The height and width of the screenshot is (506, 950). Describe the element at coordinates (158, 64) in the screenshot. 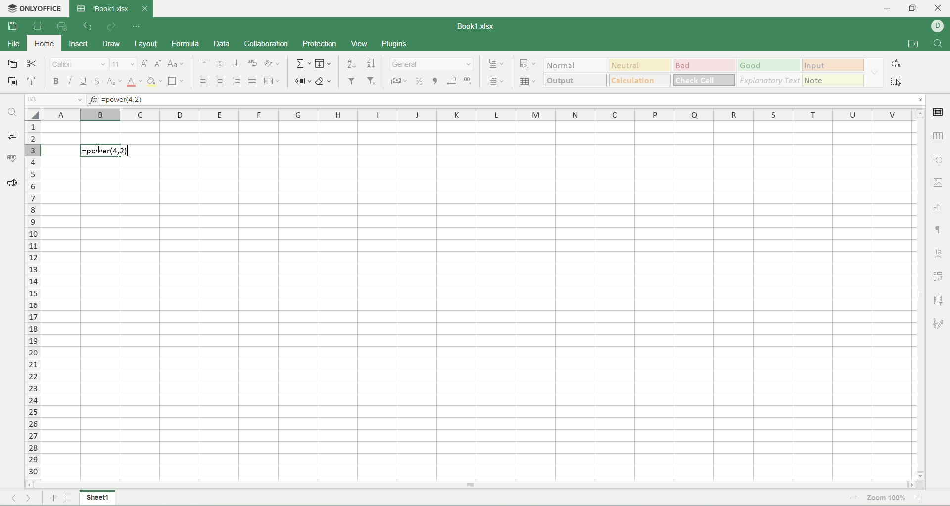

I see `decrease font size` at that location.